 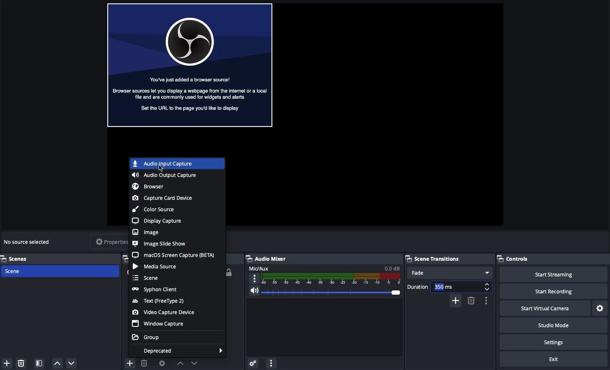 I want to click on Audio output capture, so click(x=165, y=176).